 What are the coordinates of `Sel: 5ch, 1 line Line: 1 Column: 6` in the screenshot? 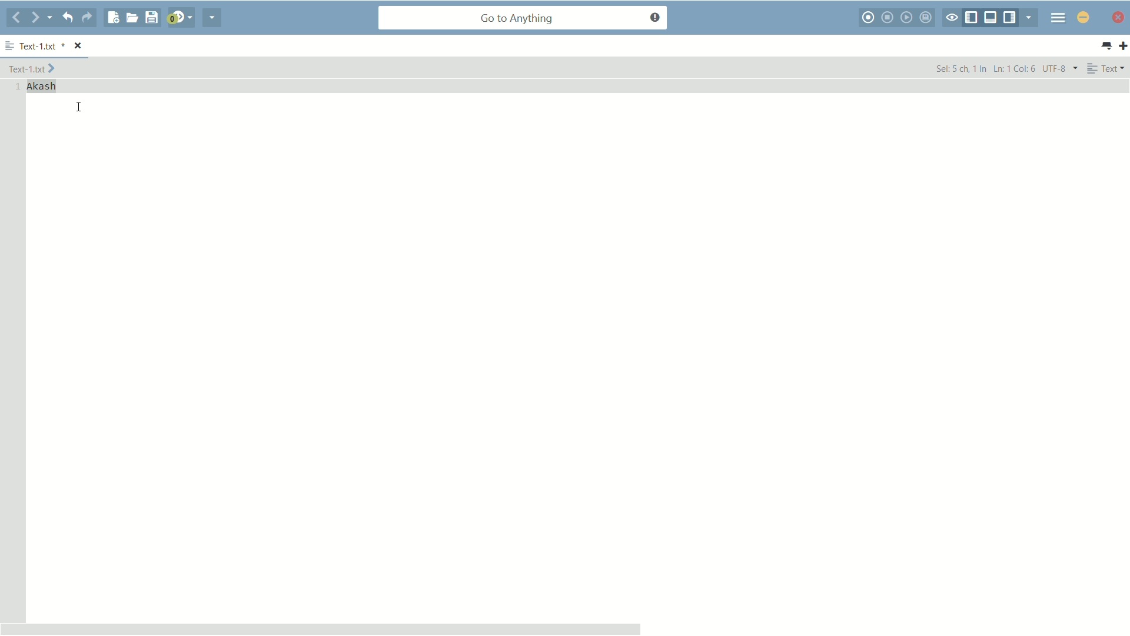 It's located at (985, 68).